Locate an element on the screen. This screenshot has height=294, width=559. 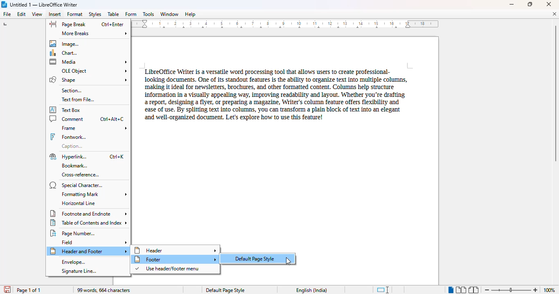
Default page style is located at coordinates (225, 290).